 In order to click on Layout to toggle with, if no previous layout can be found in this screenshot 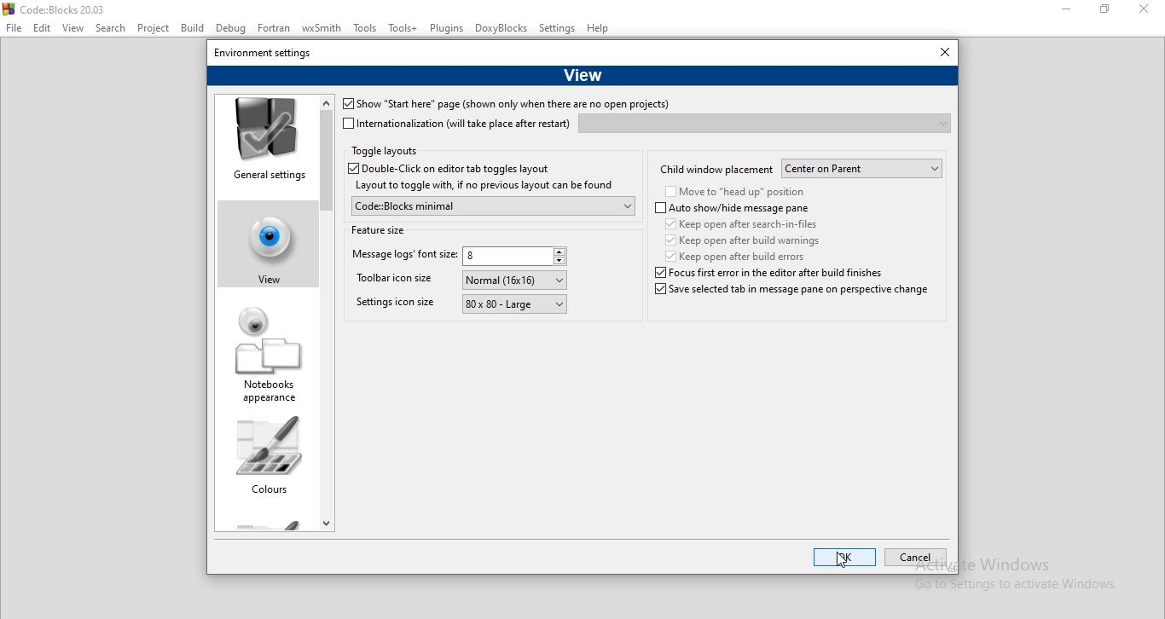, I will do `click(483, 186)`.